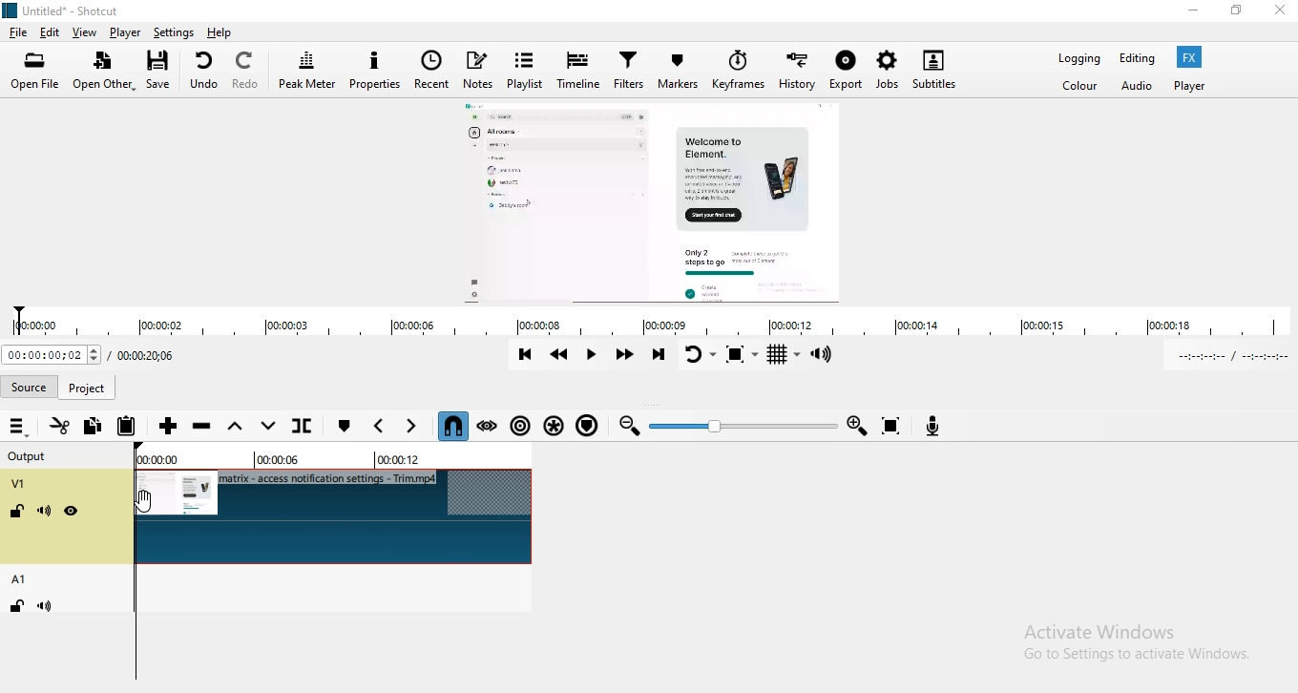  What do you see at coordinates (552, 423) in the screenshot?
I see `` at bounding box center [552, 423].